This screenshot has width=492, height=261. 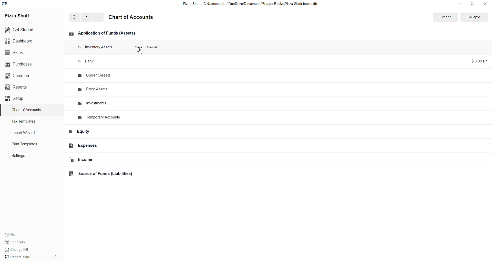 What do you see at coordinates (105, 133) in the screenshot?
I see `Equity ` at bounding box center [105, 133].